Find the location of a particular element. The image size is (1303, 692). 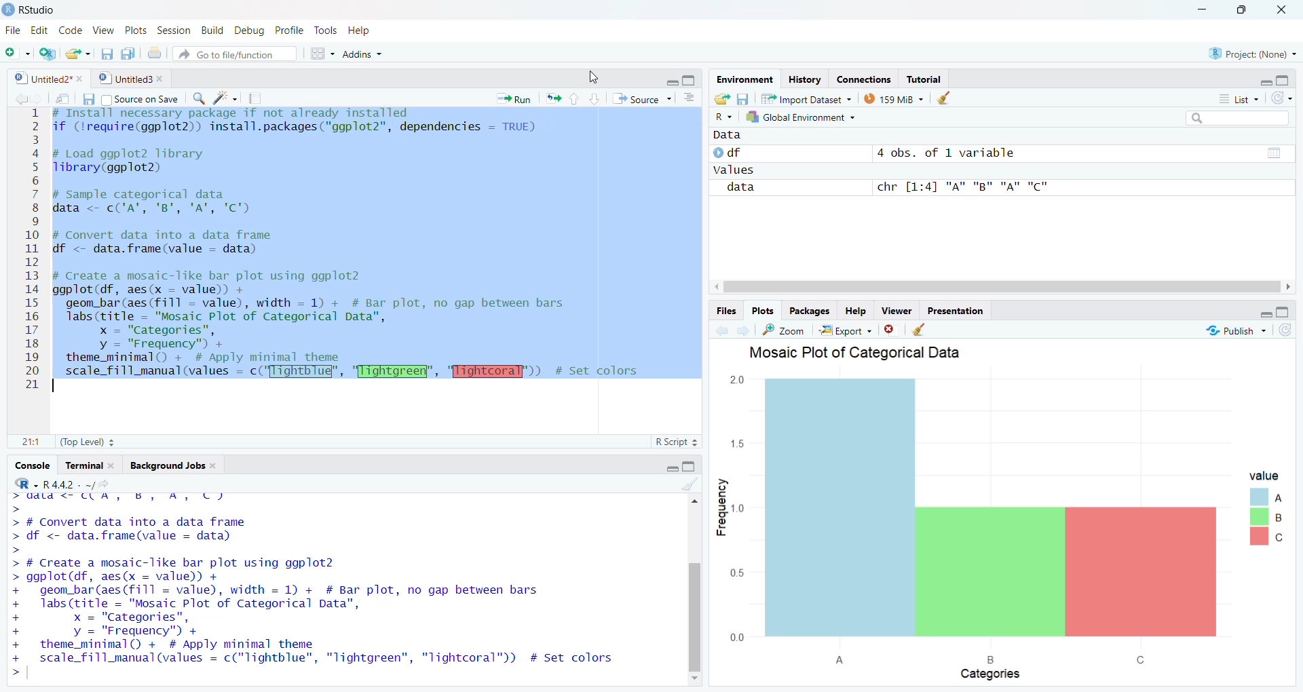

Import Dataset is located at coordinates (806, 99).